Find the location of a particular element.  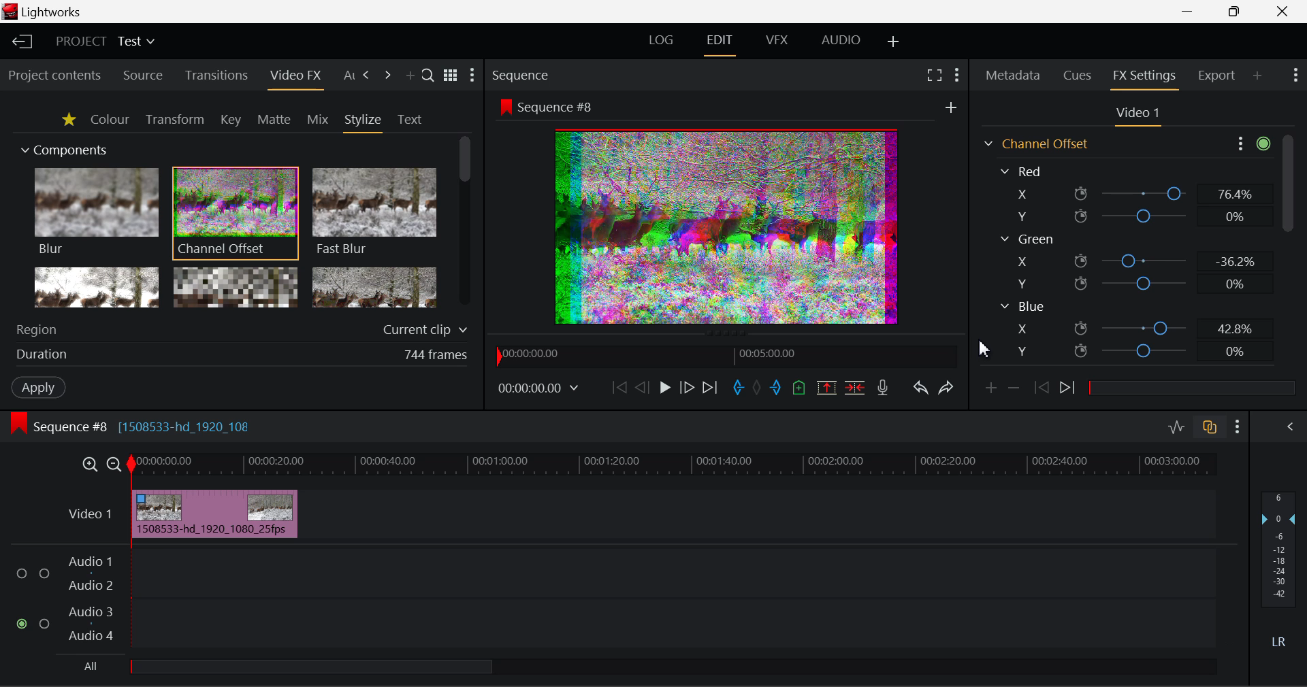

VFX Layout is located at coordinates (777, 44).